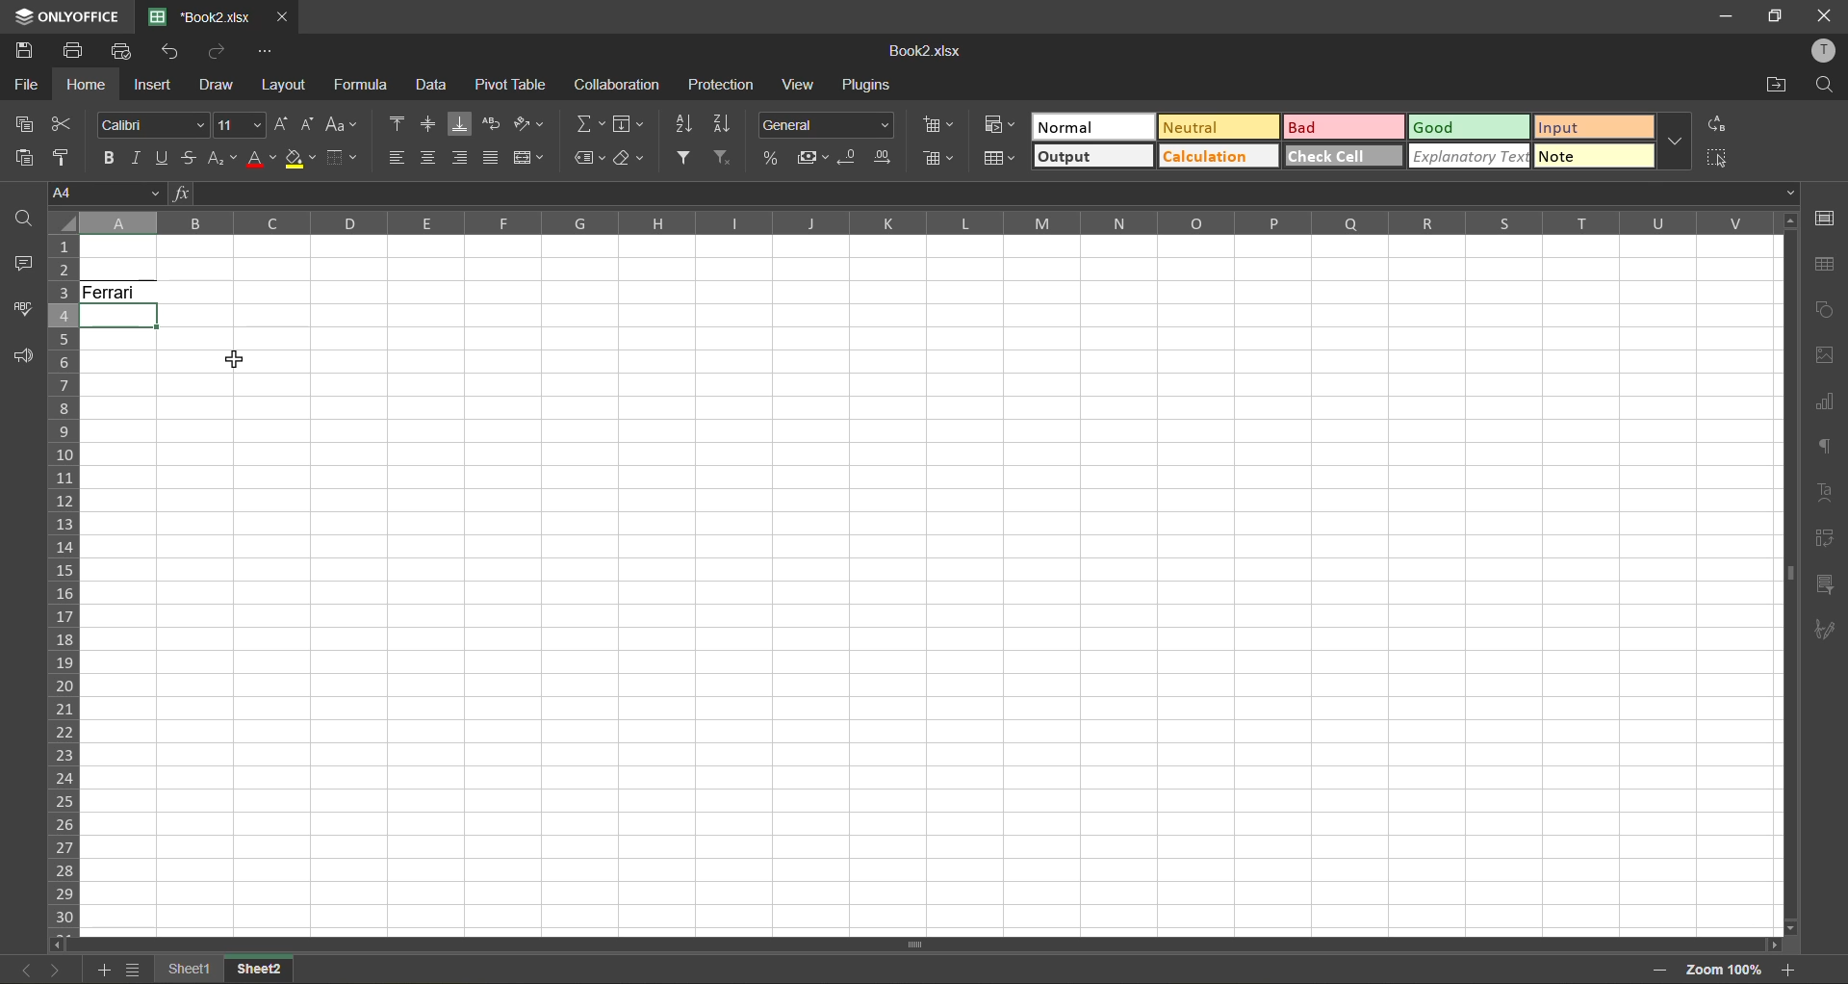 The width and height of the screenshot is (1848, 984). What do you see at coordinates (19, 50) in the screenshot?
I see `save` at bounding box center [19, 50].